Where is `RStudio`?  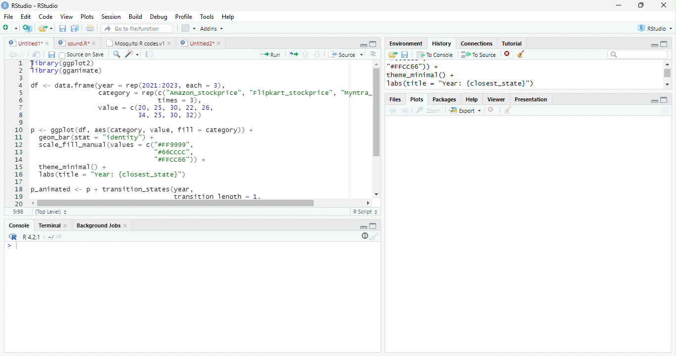 RStudio is located at coordinates (655, 28).